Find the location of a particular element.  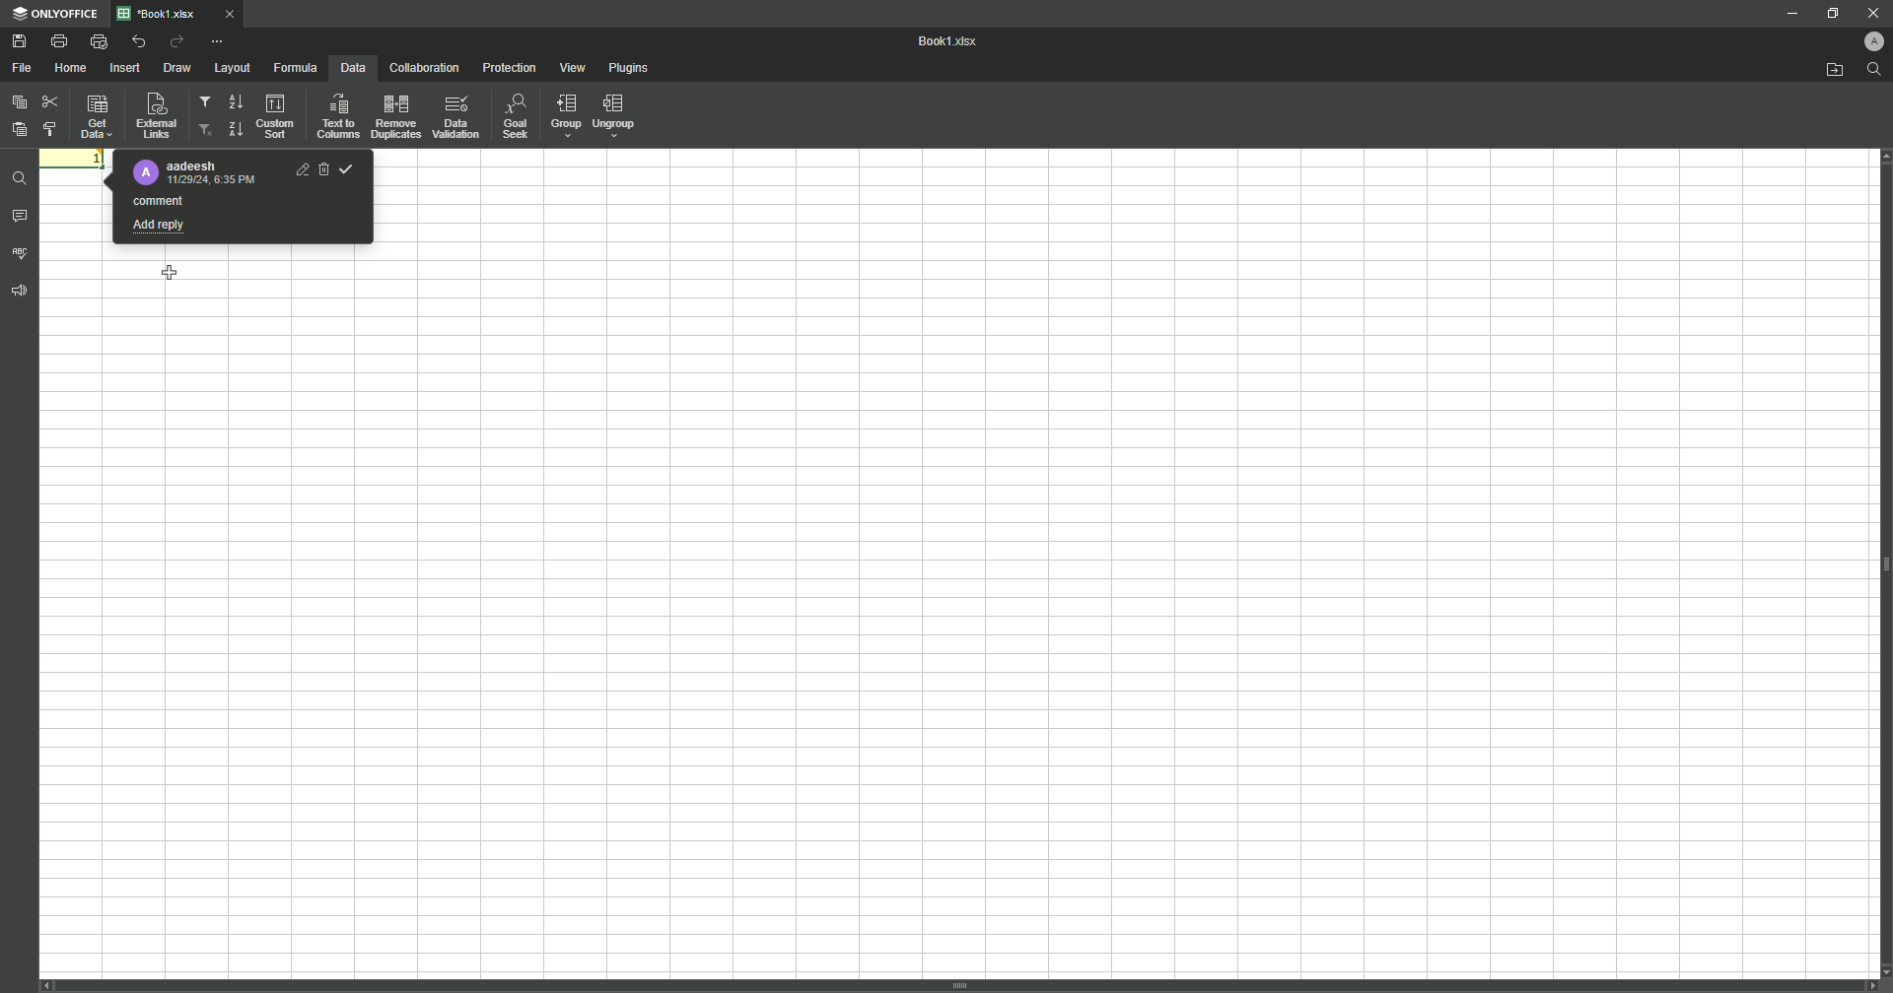

Get Data is located at coordinates (95, 119).